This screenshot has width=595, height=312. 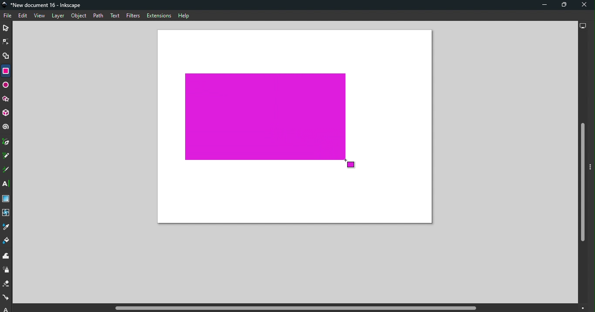 What do you see at coordinates (584, 5) in the screenshot?
I see `Close` at bounding box center [584, 5].